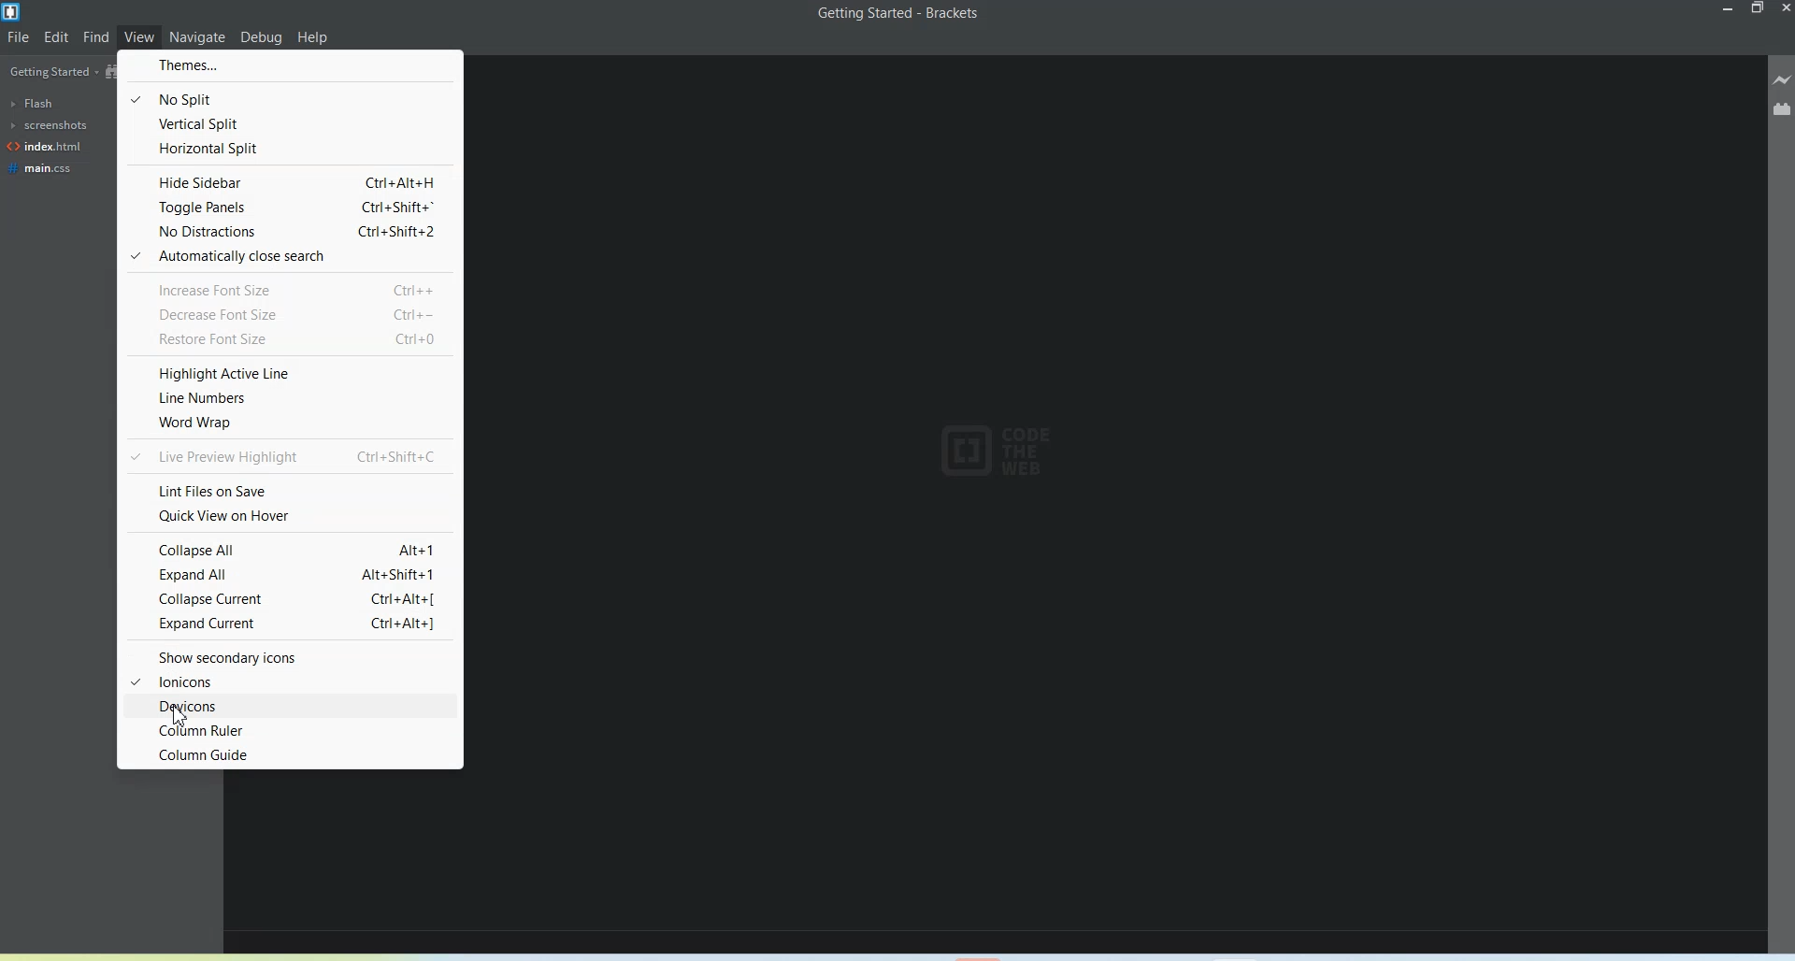 Image resolution: width=1795 pixels, height=961 pixels. What do you see at coordinates (57, 36) in the screenshot?
I see `Edit` at bounding box center [57, 36].